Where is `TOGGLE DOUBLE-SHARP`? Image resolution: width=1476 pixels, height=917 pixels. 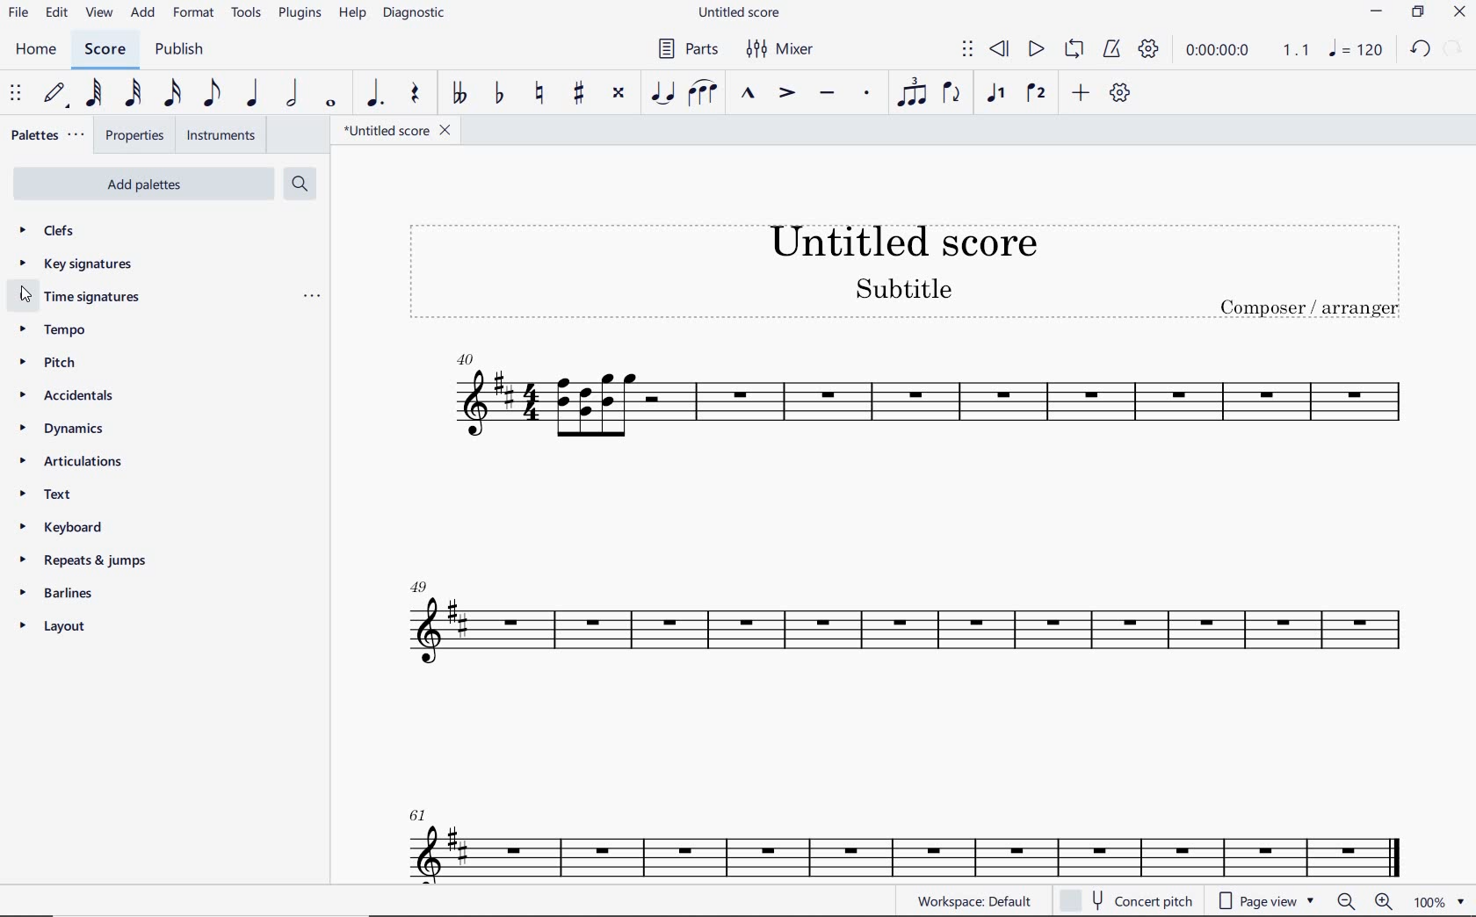
TOGGLE DOUBLE-SHARP is located at coordinates (619, 93).